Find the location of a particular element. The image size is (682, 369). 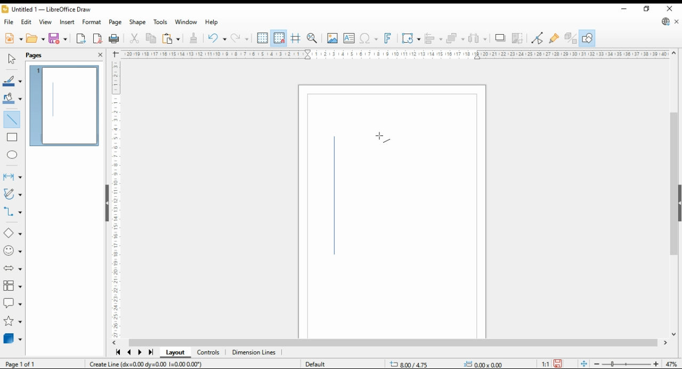

open is located at coordinates (35, 39).